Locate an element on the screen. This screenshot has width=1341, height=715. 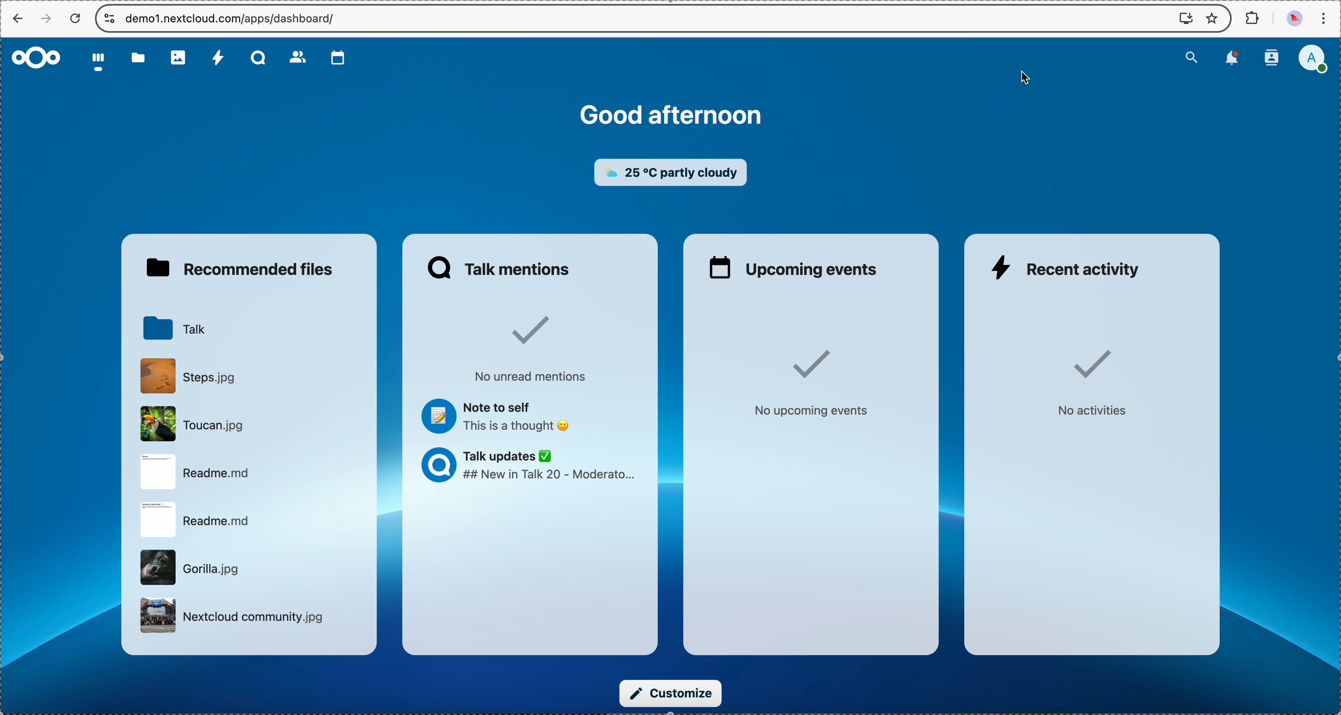
no activities is located at coordinates (1099, 383).